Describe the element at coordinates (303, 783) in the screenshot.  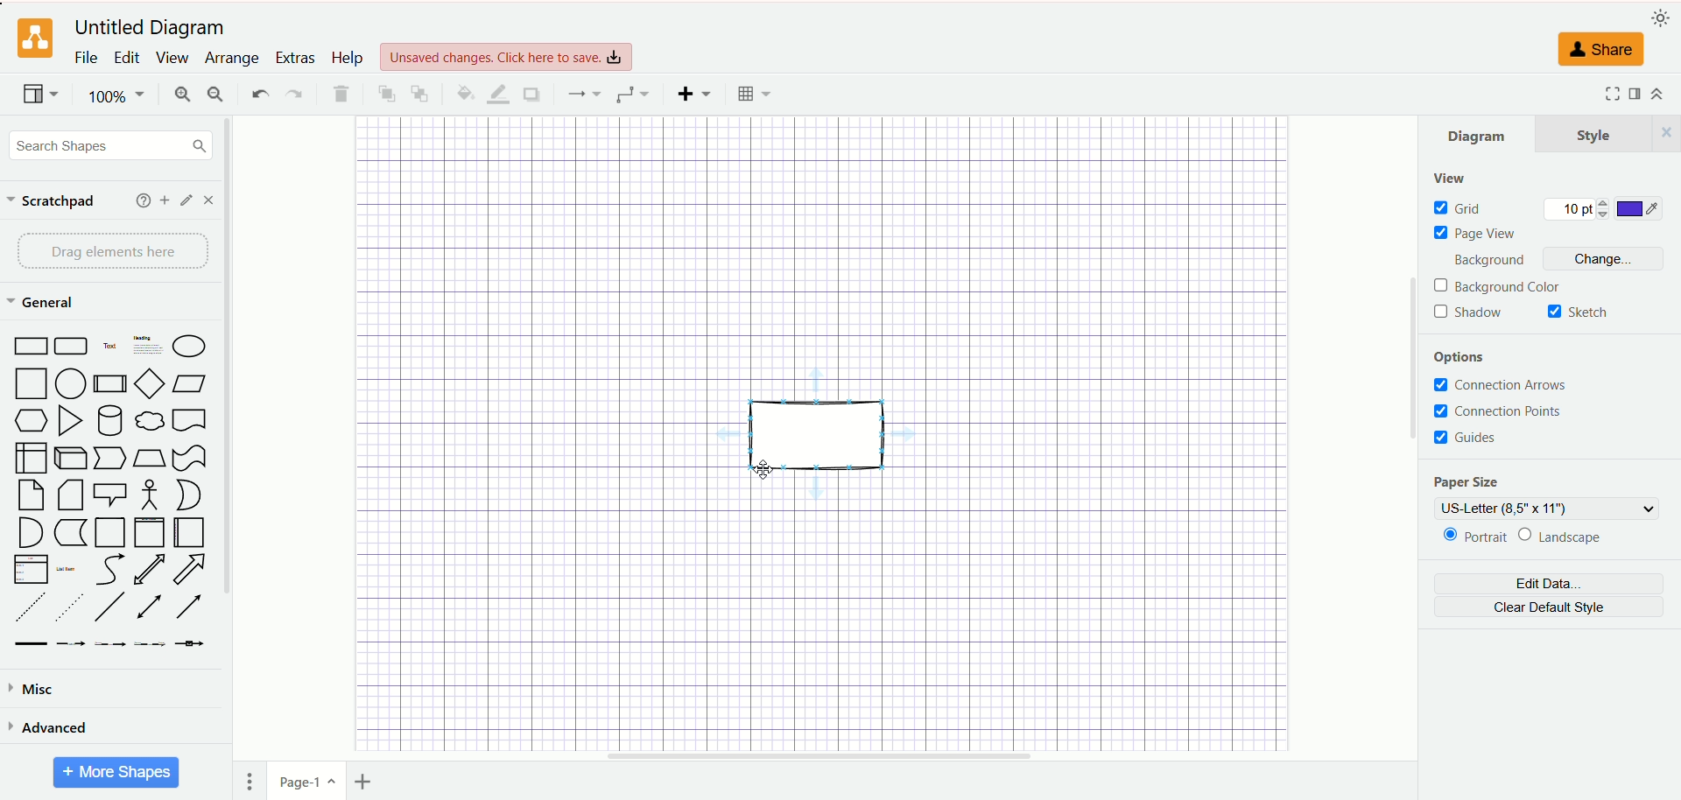
I see `page-1` at that location.